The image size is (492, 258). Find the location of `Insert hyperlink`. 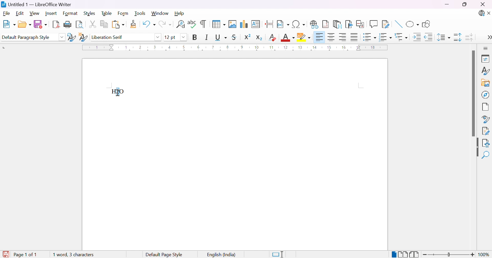

Insert hyperlink is located at coordinates (314, 24).